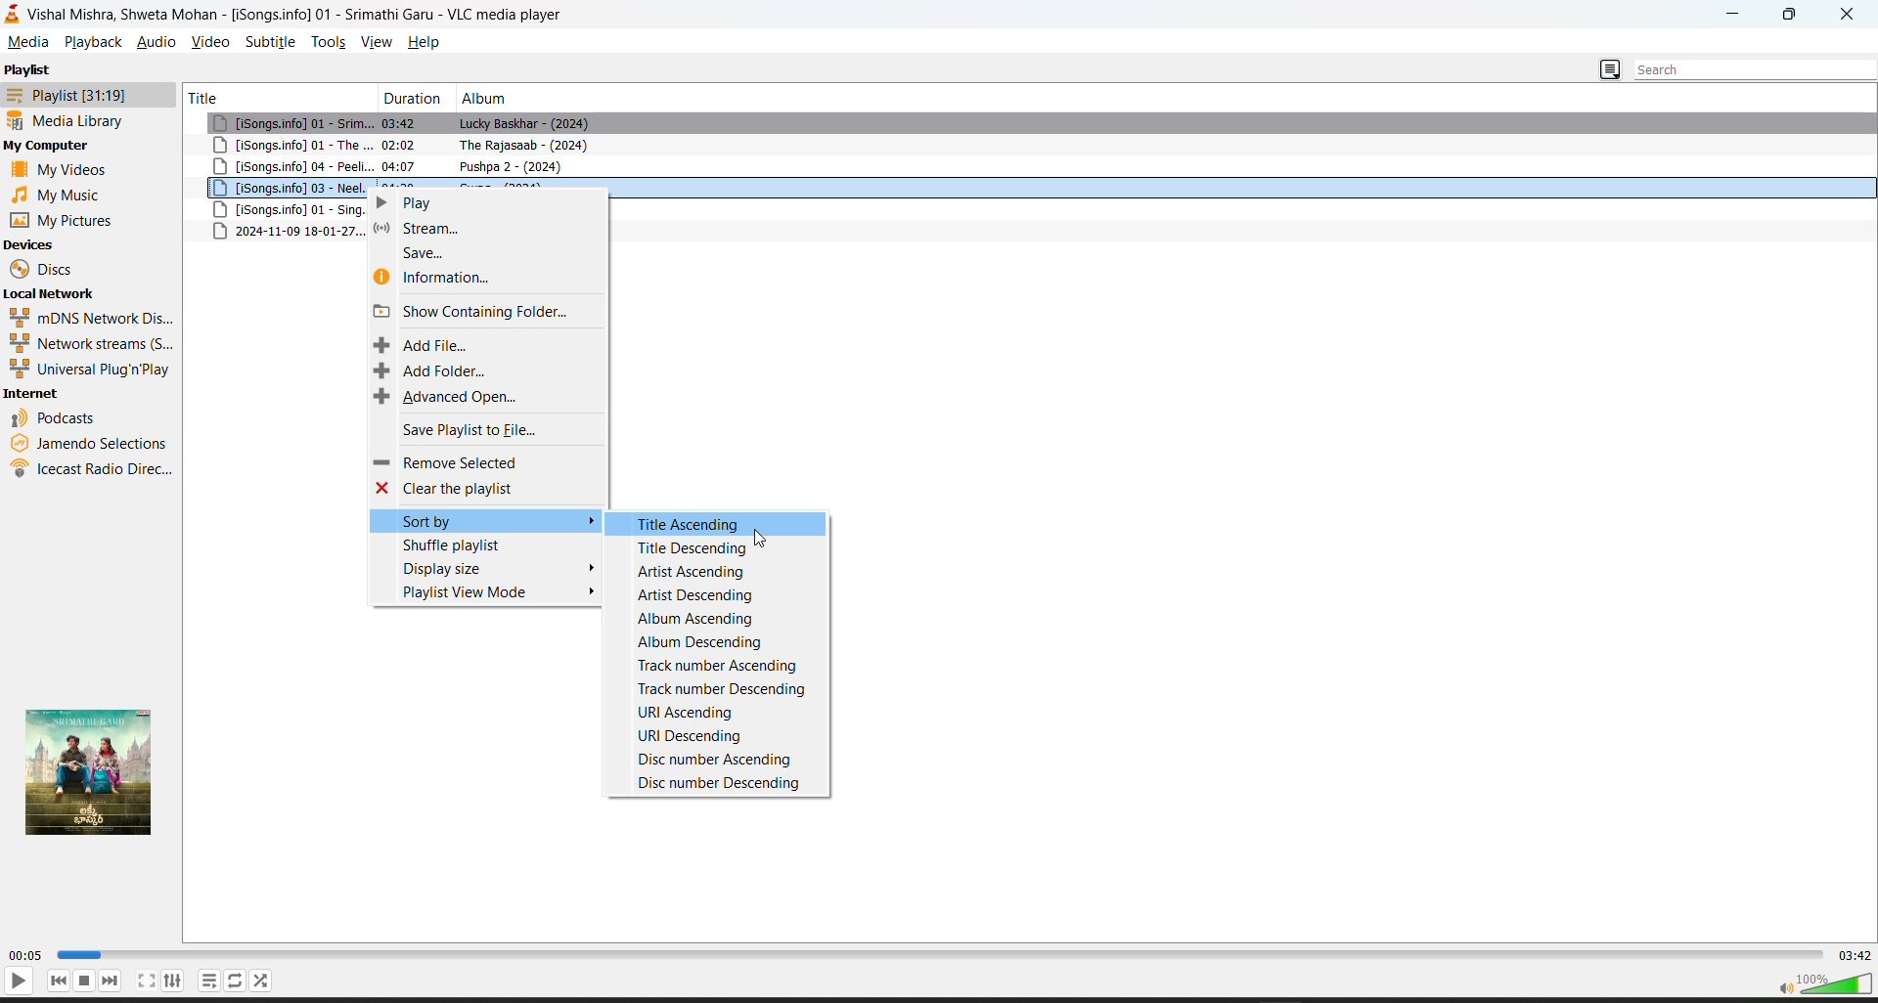  I want to click on next, so click(112, 981).